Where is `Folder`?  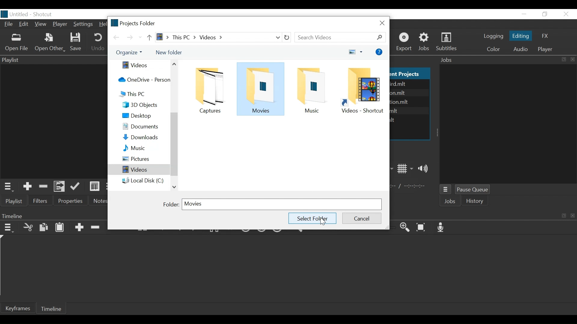 Folder is located at coordinates (259, 89).